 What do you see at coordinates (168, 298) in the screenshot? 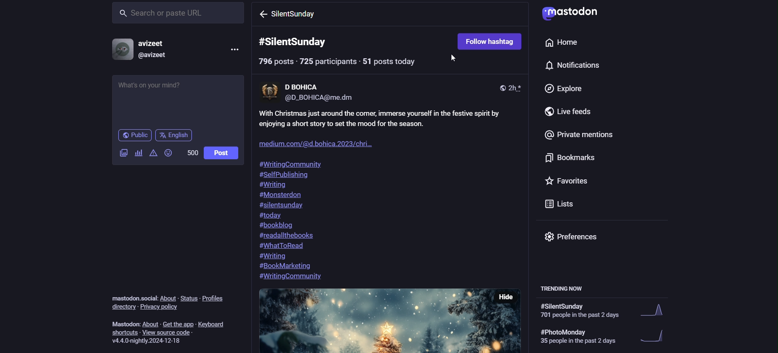
I see `about` at bounding box center [168, 298].